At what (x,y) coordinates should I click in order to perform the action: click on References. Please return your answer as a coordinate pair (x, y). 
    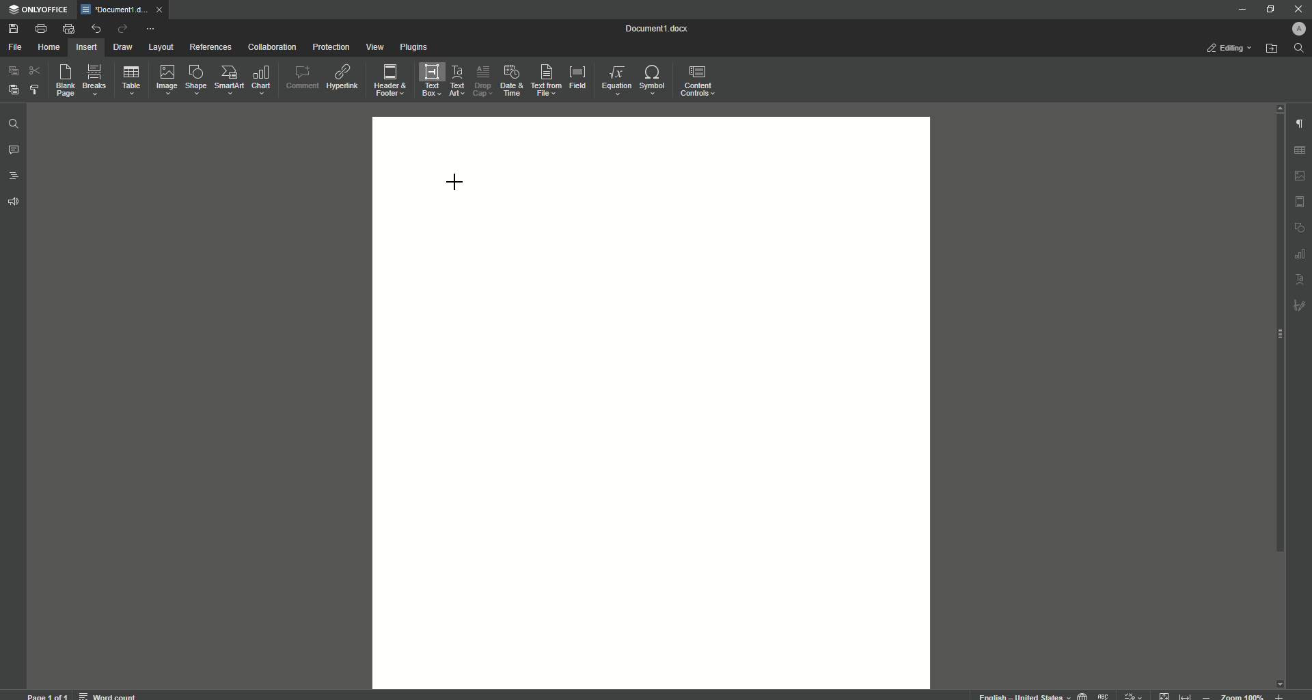
    Looking at the image, I should click on (211, 46).